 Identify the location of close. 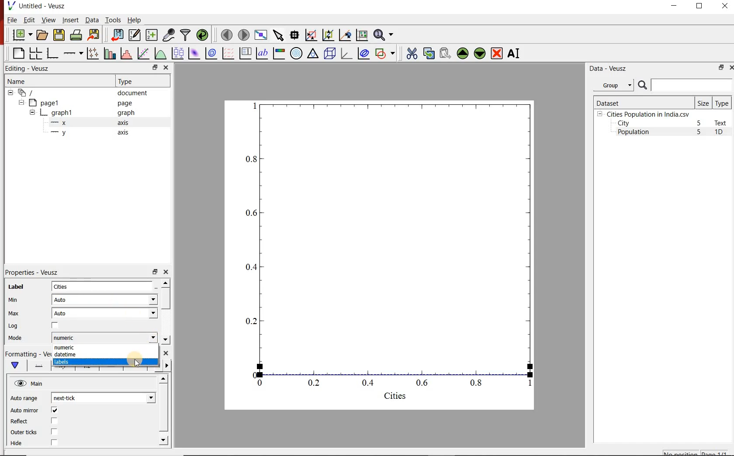
(166, 272).